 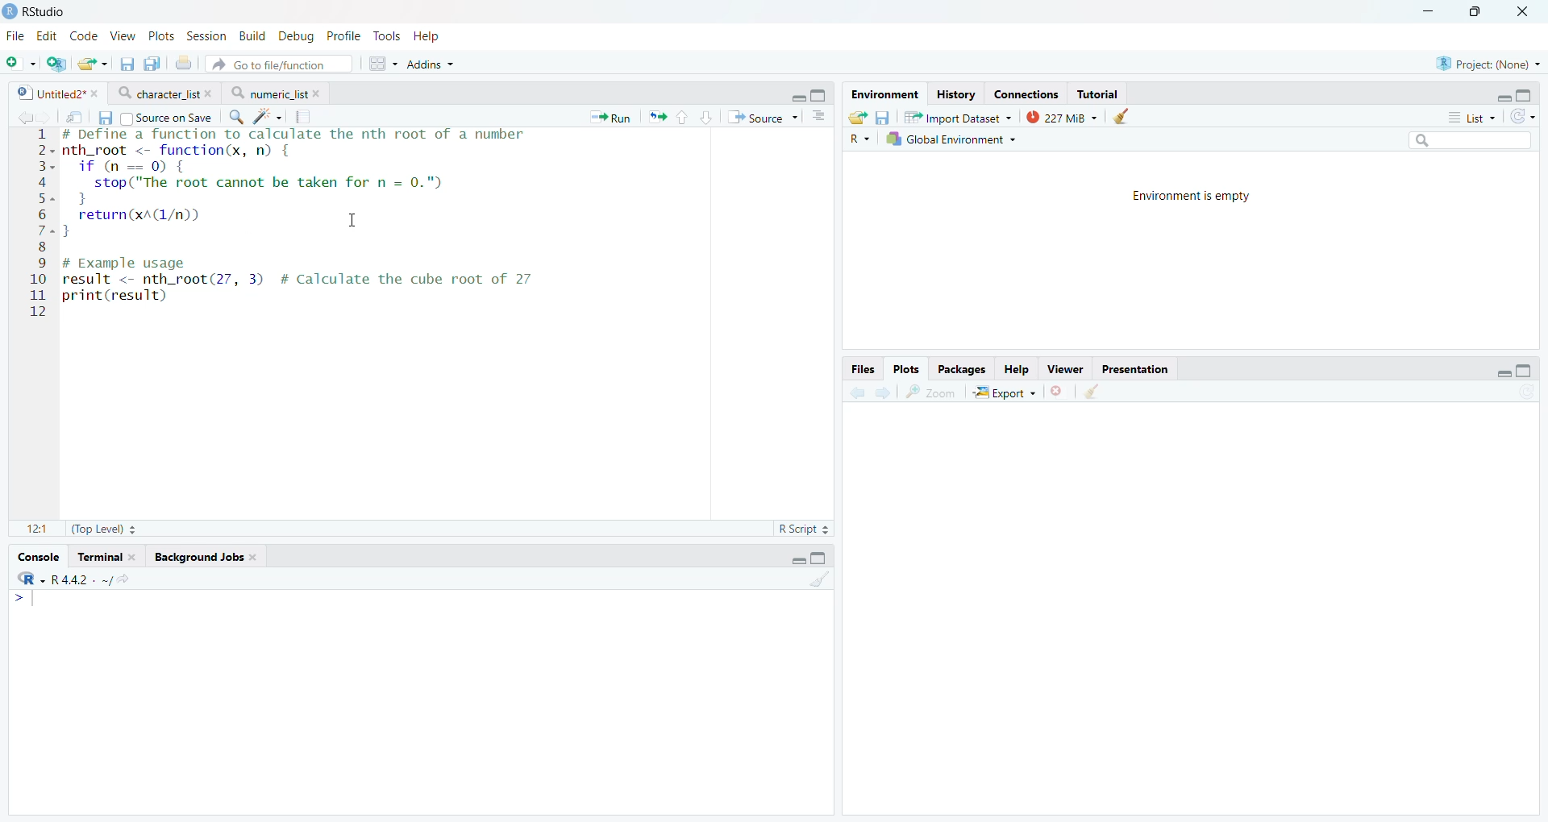 What do you see at coordinates (1191, 198) in the screenshot?
I see `Environment is empty` at bounding box center [1191, 198].